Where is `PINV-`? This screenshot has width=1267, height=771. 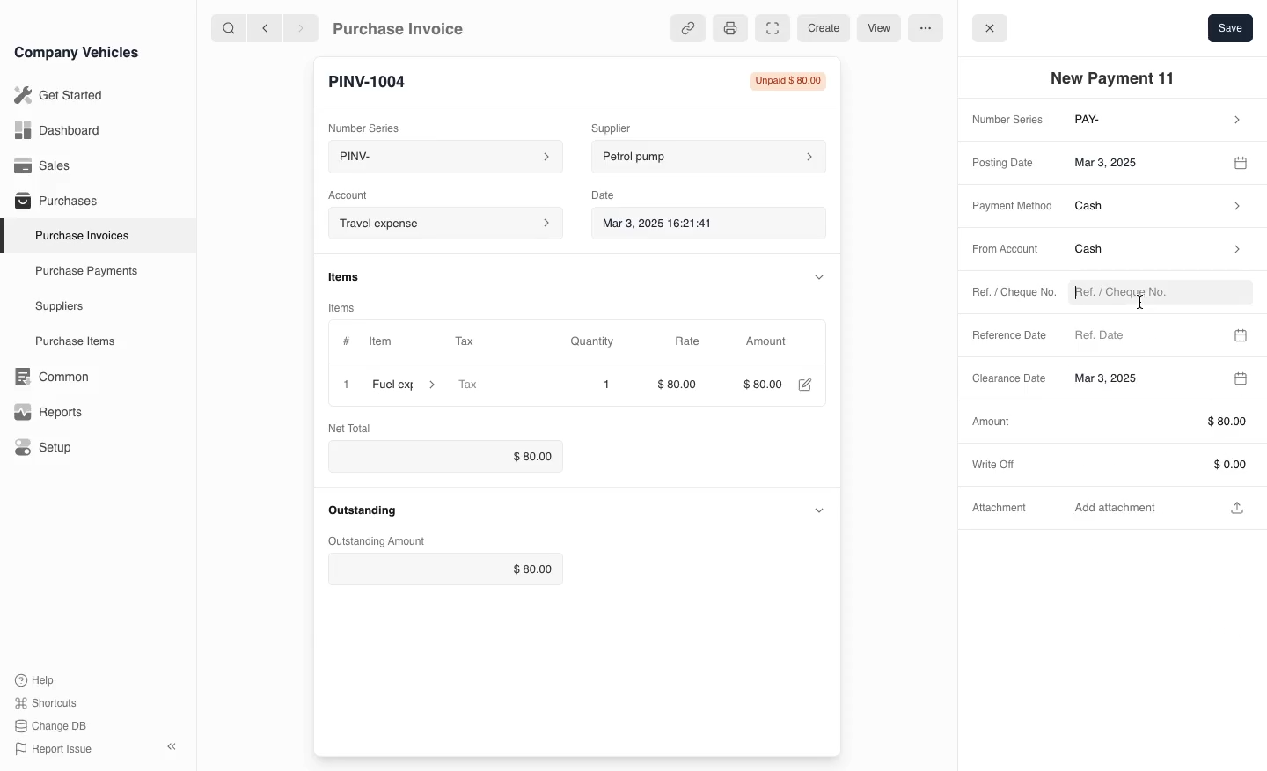
PINV- is located at coordinates (436, 158).